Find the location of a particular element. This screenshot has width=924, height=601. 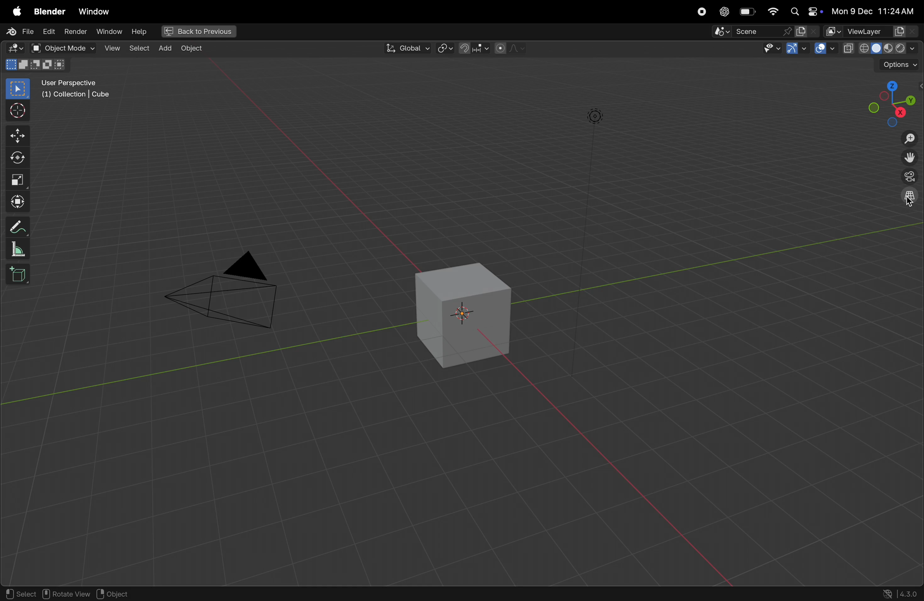

transform is located at coordinates (16, 202).